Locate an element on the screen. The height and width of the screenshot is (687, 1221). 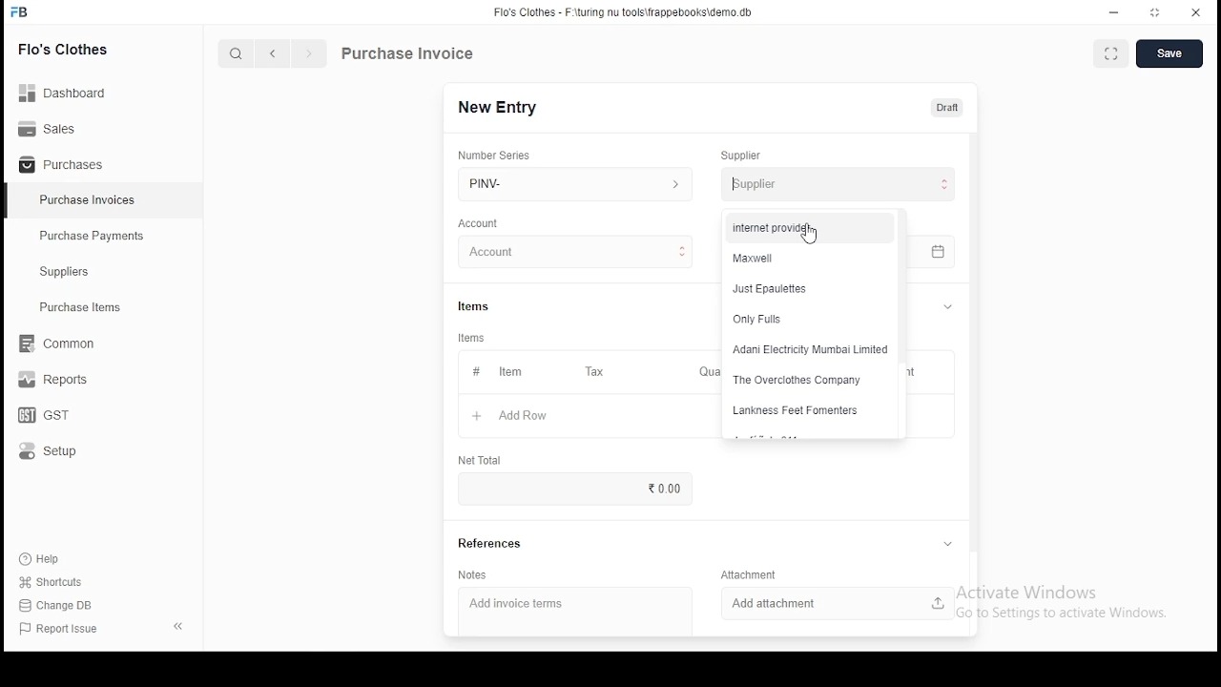
# is located at coordinates (476, 373).